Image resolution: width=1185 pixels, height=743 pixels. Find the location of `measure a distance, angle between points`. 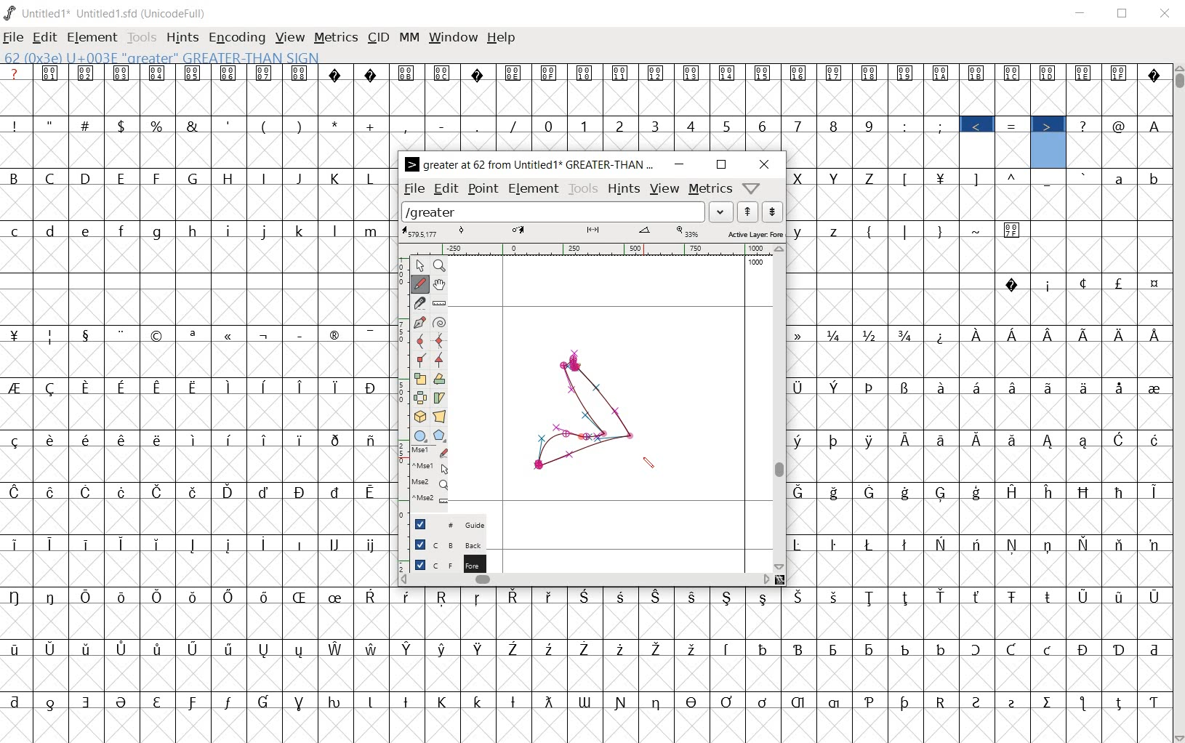

measure a distance, angle between points is located at coordinates (439, 302).